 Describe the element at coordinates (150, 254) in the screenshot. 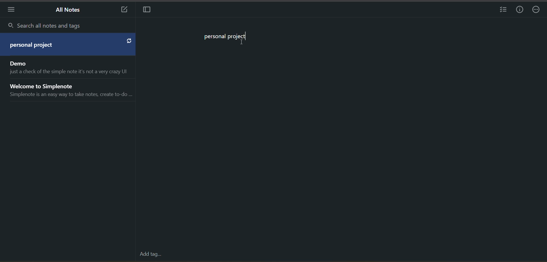

I see `add tag` at that location.